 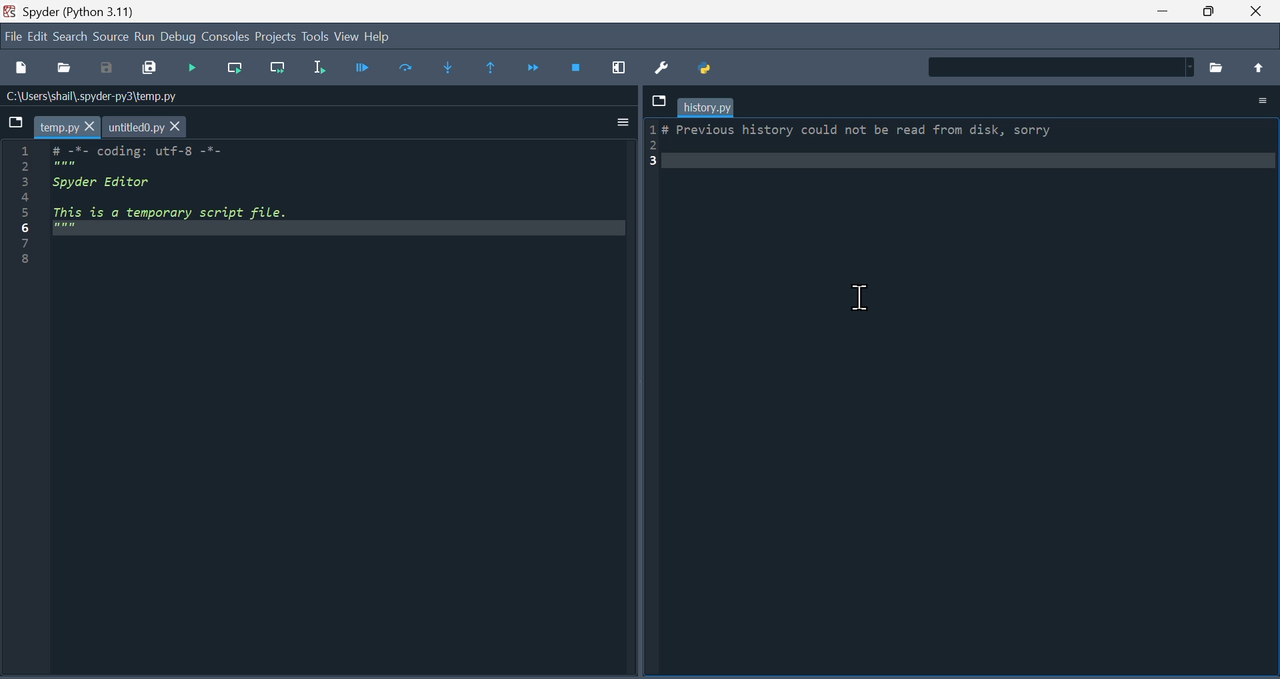 I want to click on Help, so click(x=380, y=37).